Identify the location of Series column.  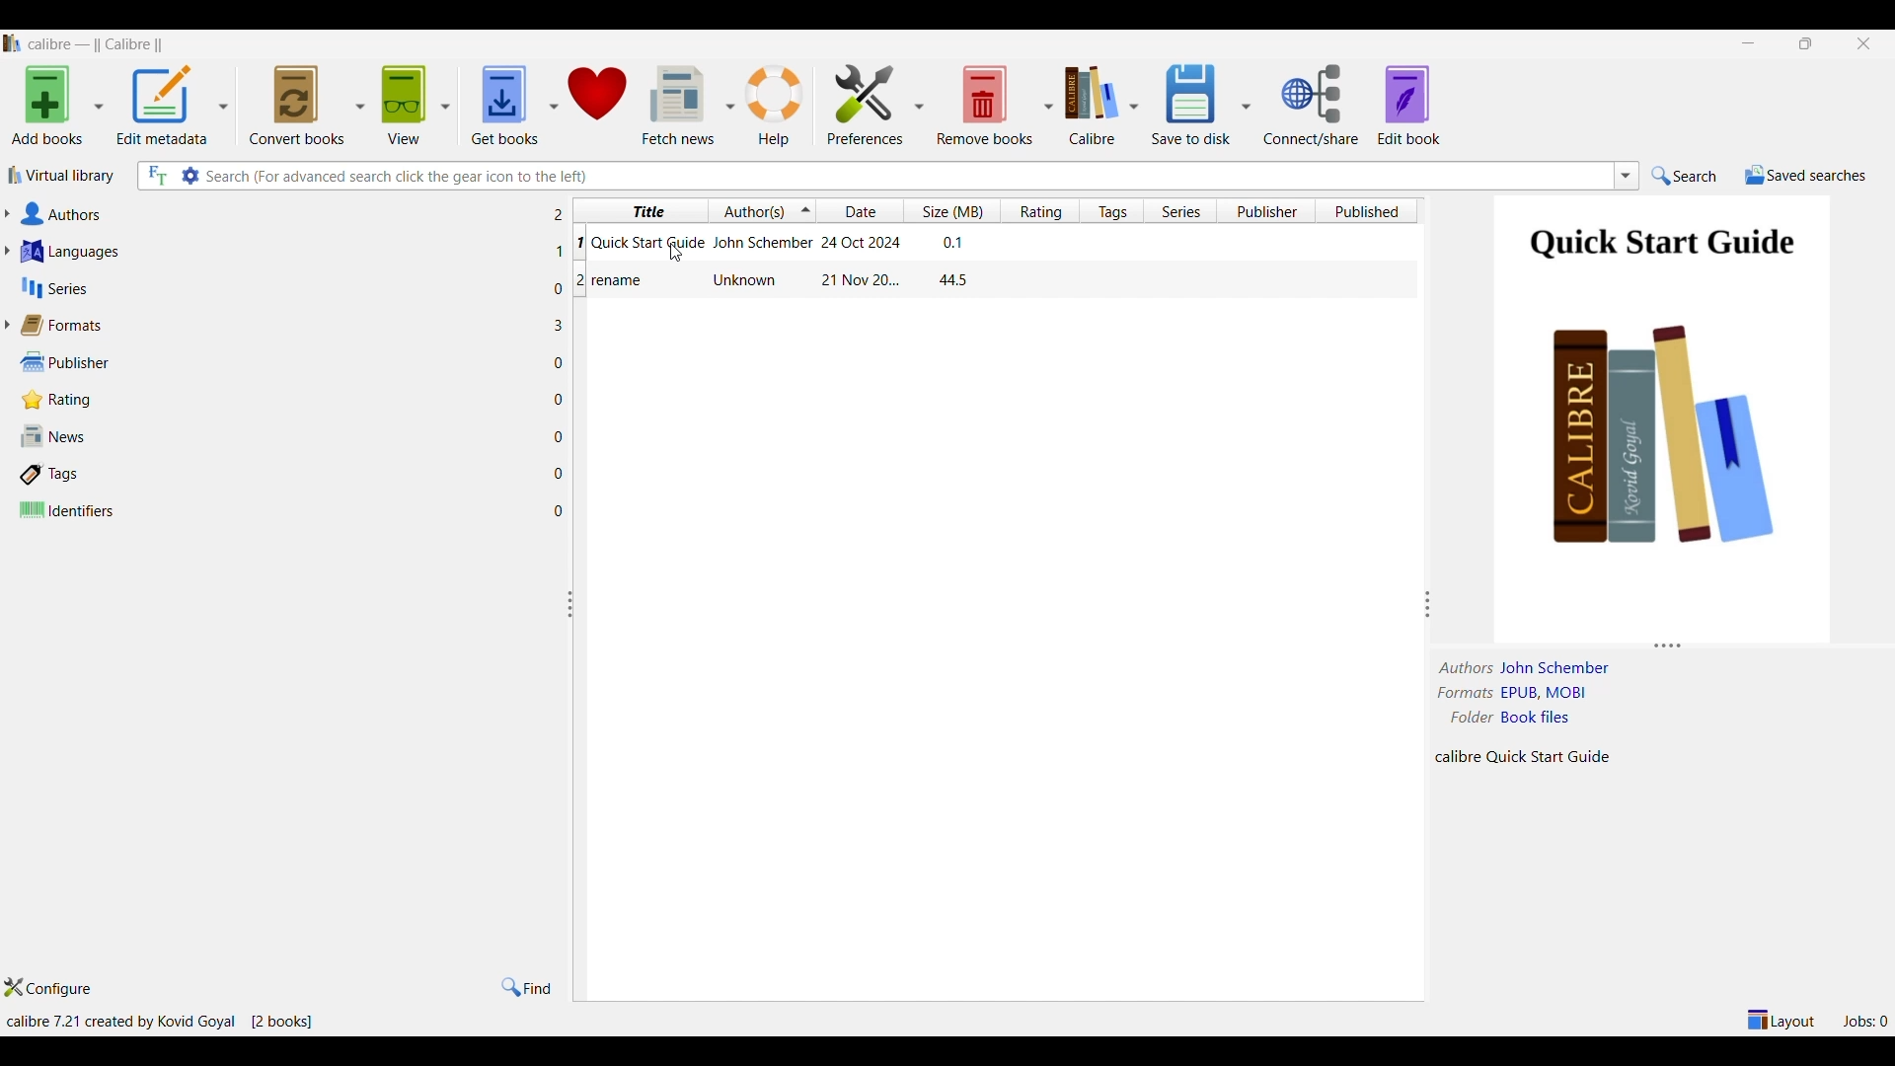
(1180, 210).